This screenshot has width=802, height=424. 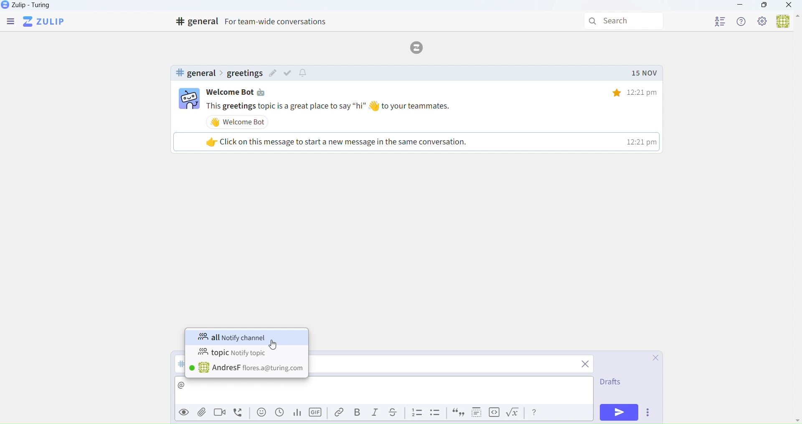 I want to click on greetings, so click(x=244, y=73).